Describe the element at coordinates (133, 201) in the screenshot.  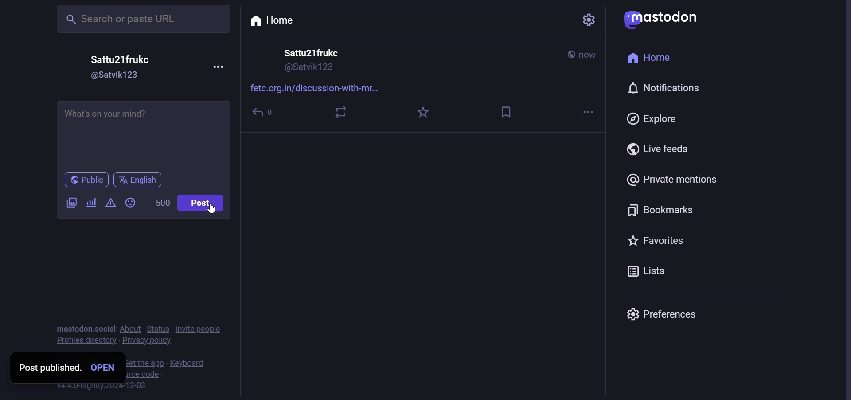
I see `emoji` at that location.